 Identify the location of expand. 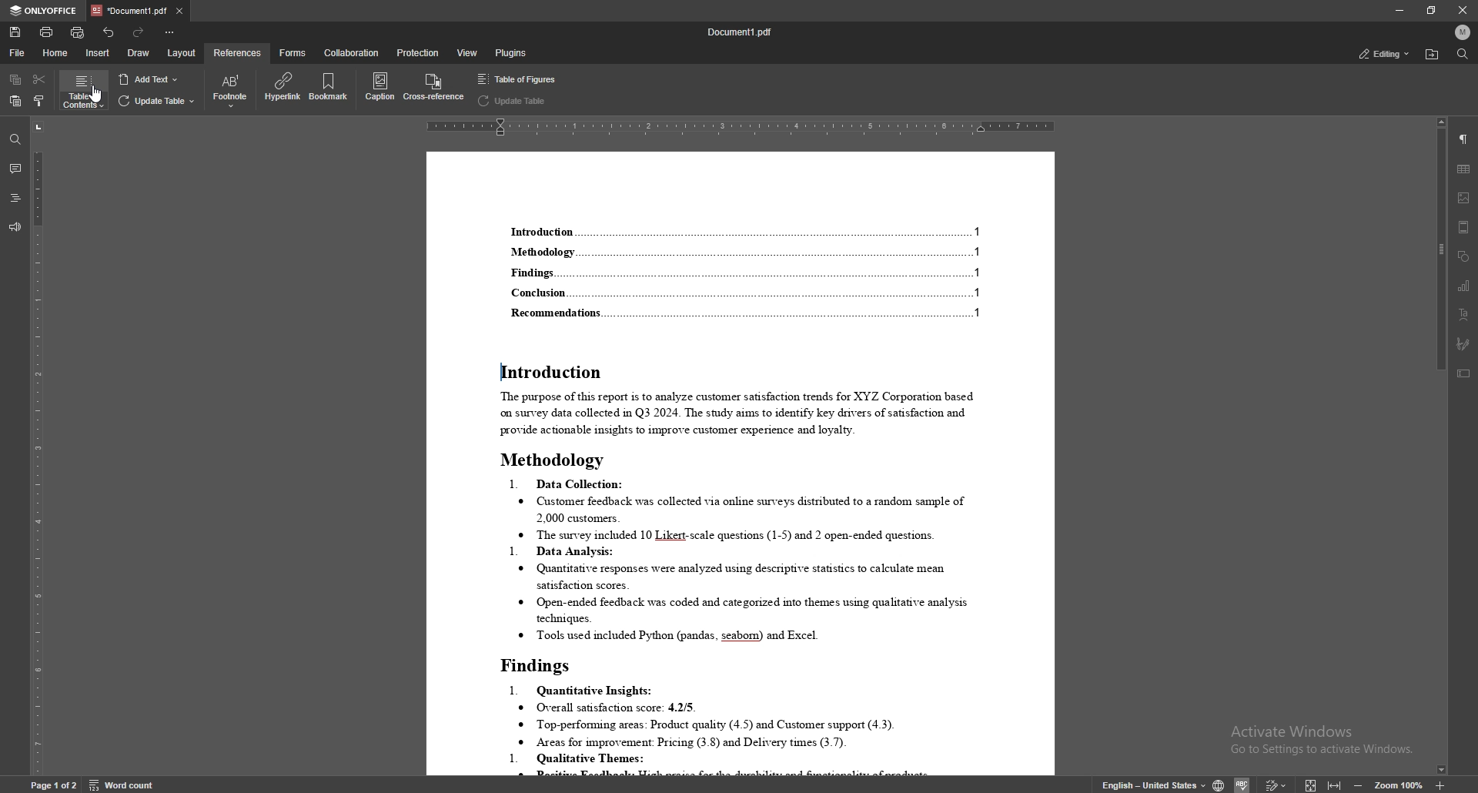
(1326, 784).